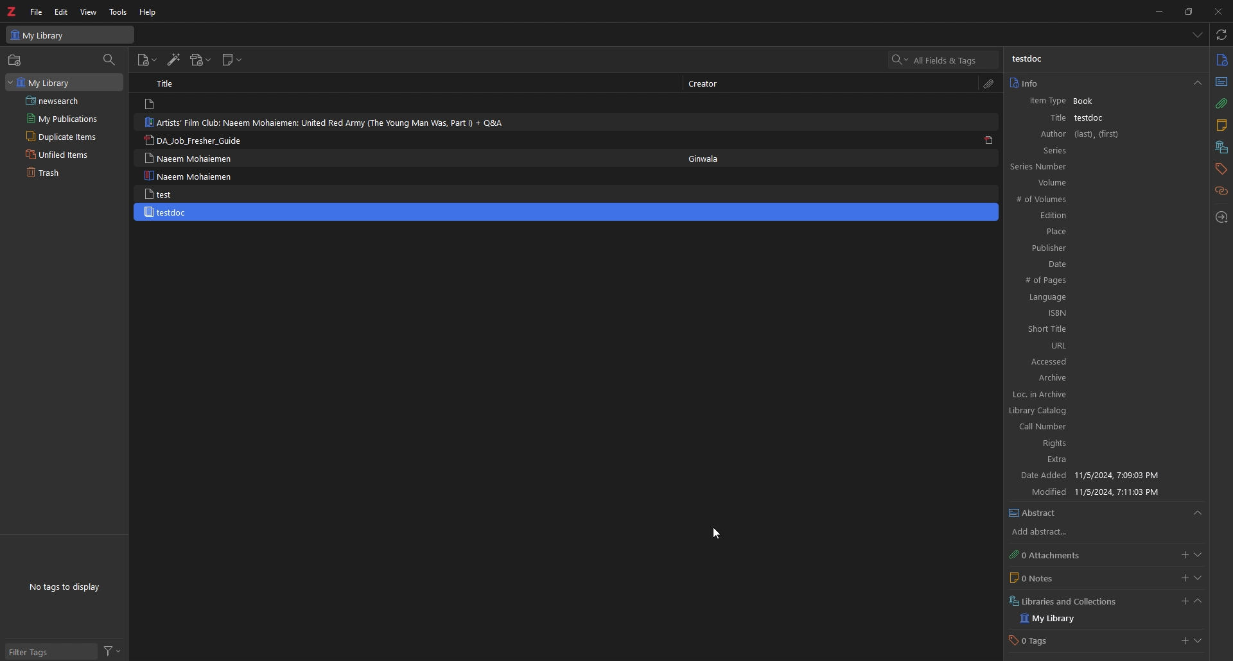  What do you see at coordinates (1094, 409) in the screenshot?
I see `Library Catalog` at bounding box center [1094, 409].